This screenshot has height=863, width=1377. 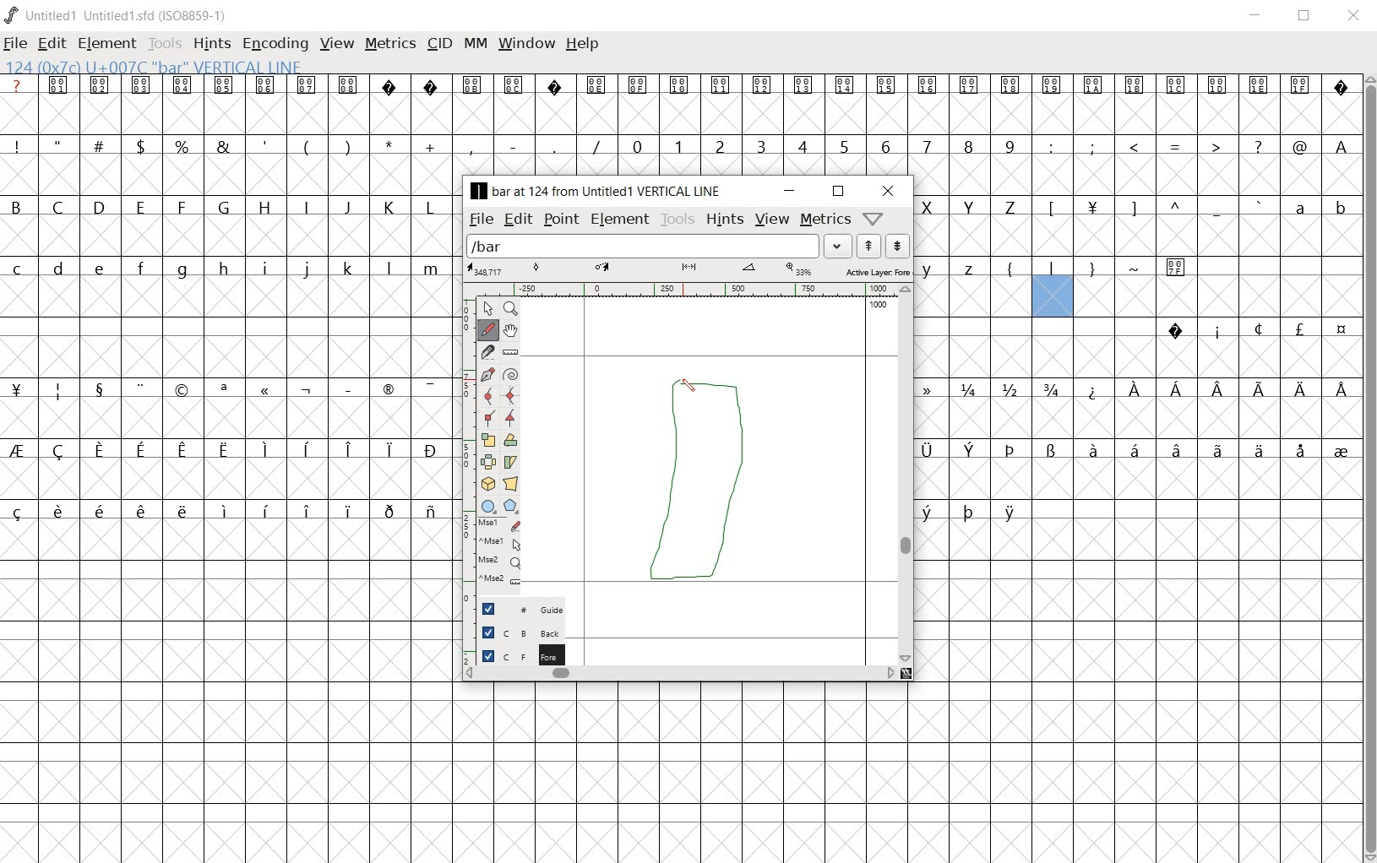 I want to click on foreground, so click(x=514, y=653).